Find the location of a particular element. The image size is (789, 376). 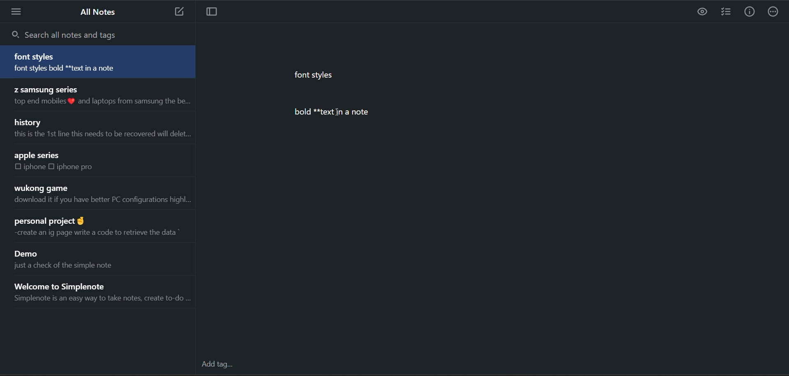

menu is located at coordinates (18, 11).